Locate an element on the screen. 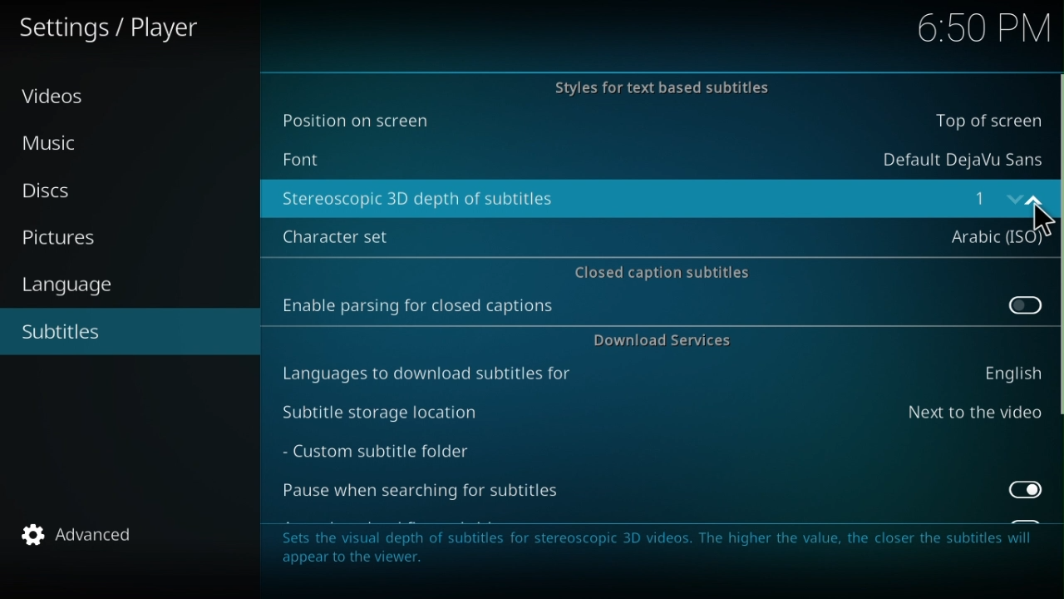  Styles for the text based subtitles is located at coordinates (654, 88).